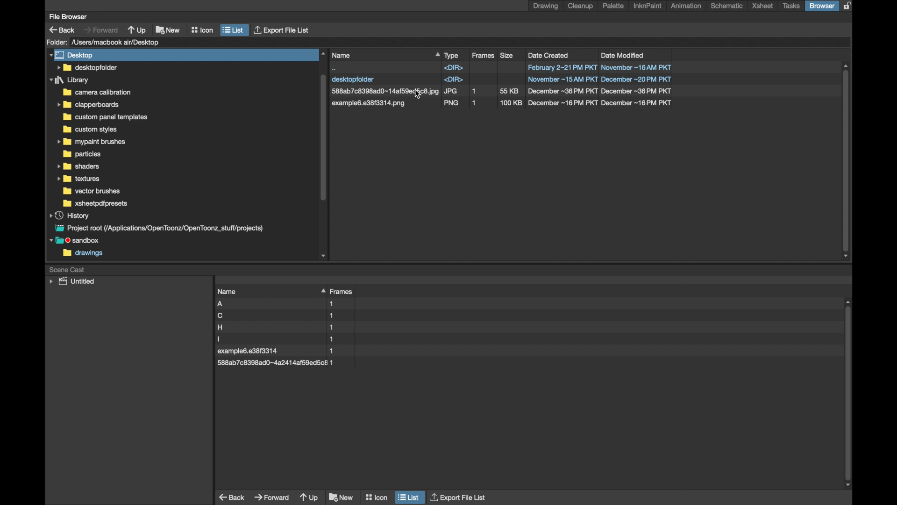 Image resolution: width=897 pixels, height=505 pixels. What do you see at coordinates (343, 292) in the screenshot?
I see `frames` at bounding box center [343, 292].